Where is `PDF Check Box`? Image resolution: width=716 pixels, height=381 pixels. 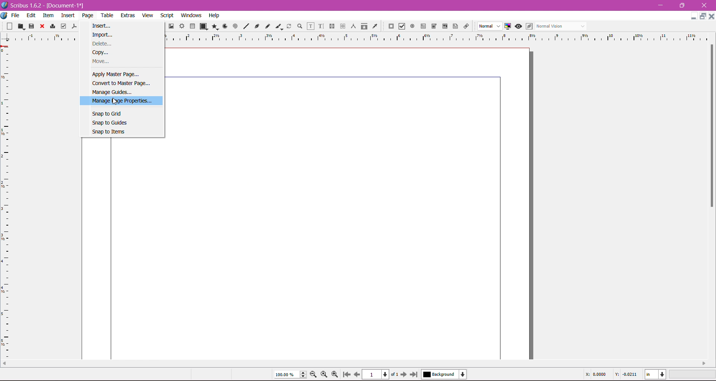 PDF Check Box is located at coordinates (402, 26).